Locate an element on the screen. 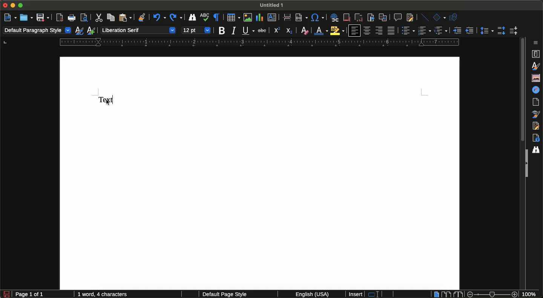  Center vertically  is located at coordinates (367, 31).